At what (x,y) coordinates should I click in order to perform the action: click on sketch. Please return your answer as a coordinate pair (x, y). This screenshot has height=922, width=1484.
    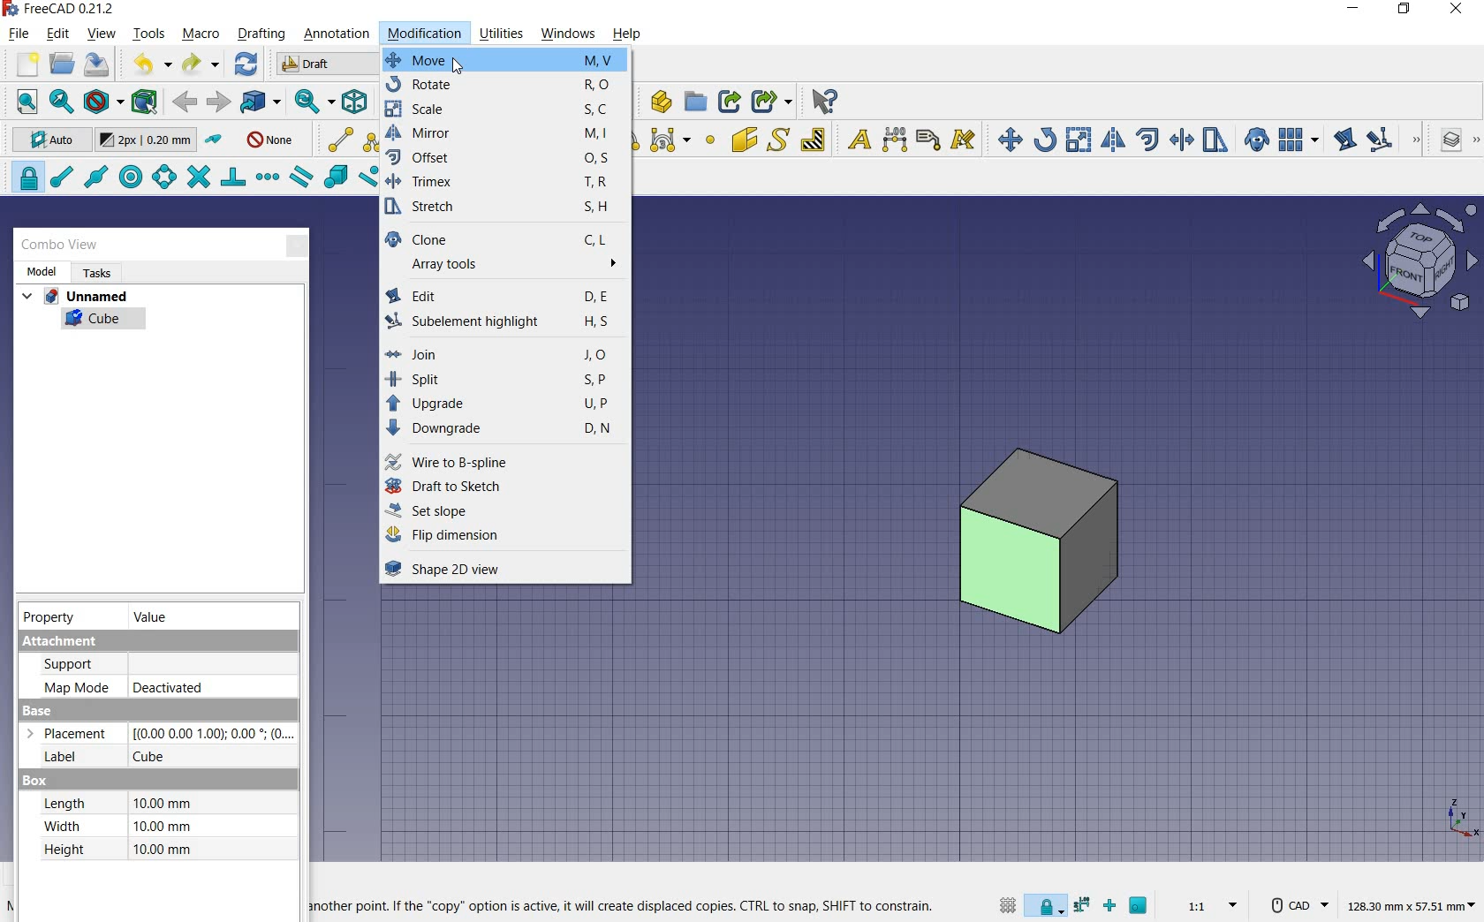
    Looking at the image, I should click on (506, 208).